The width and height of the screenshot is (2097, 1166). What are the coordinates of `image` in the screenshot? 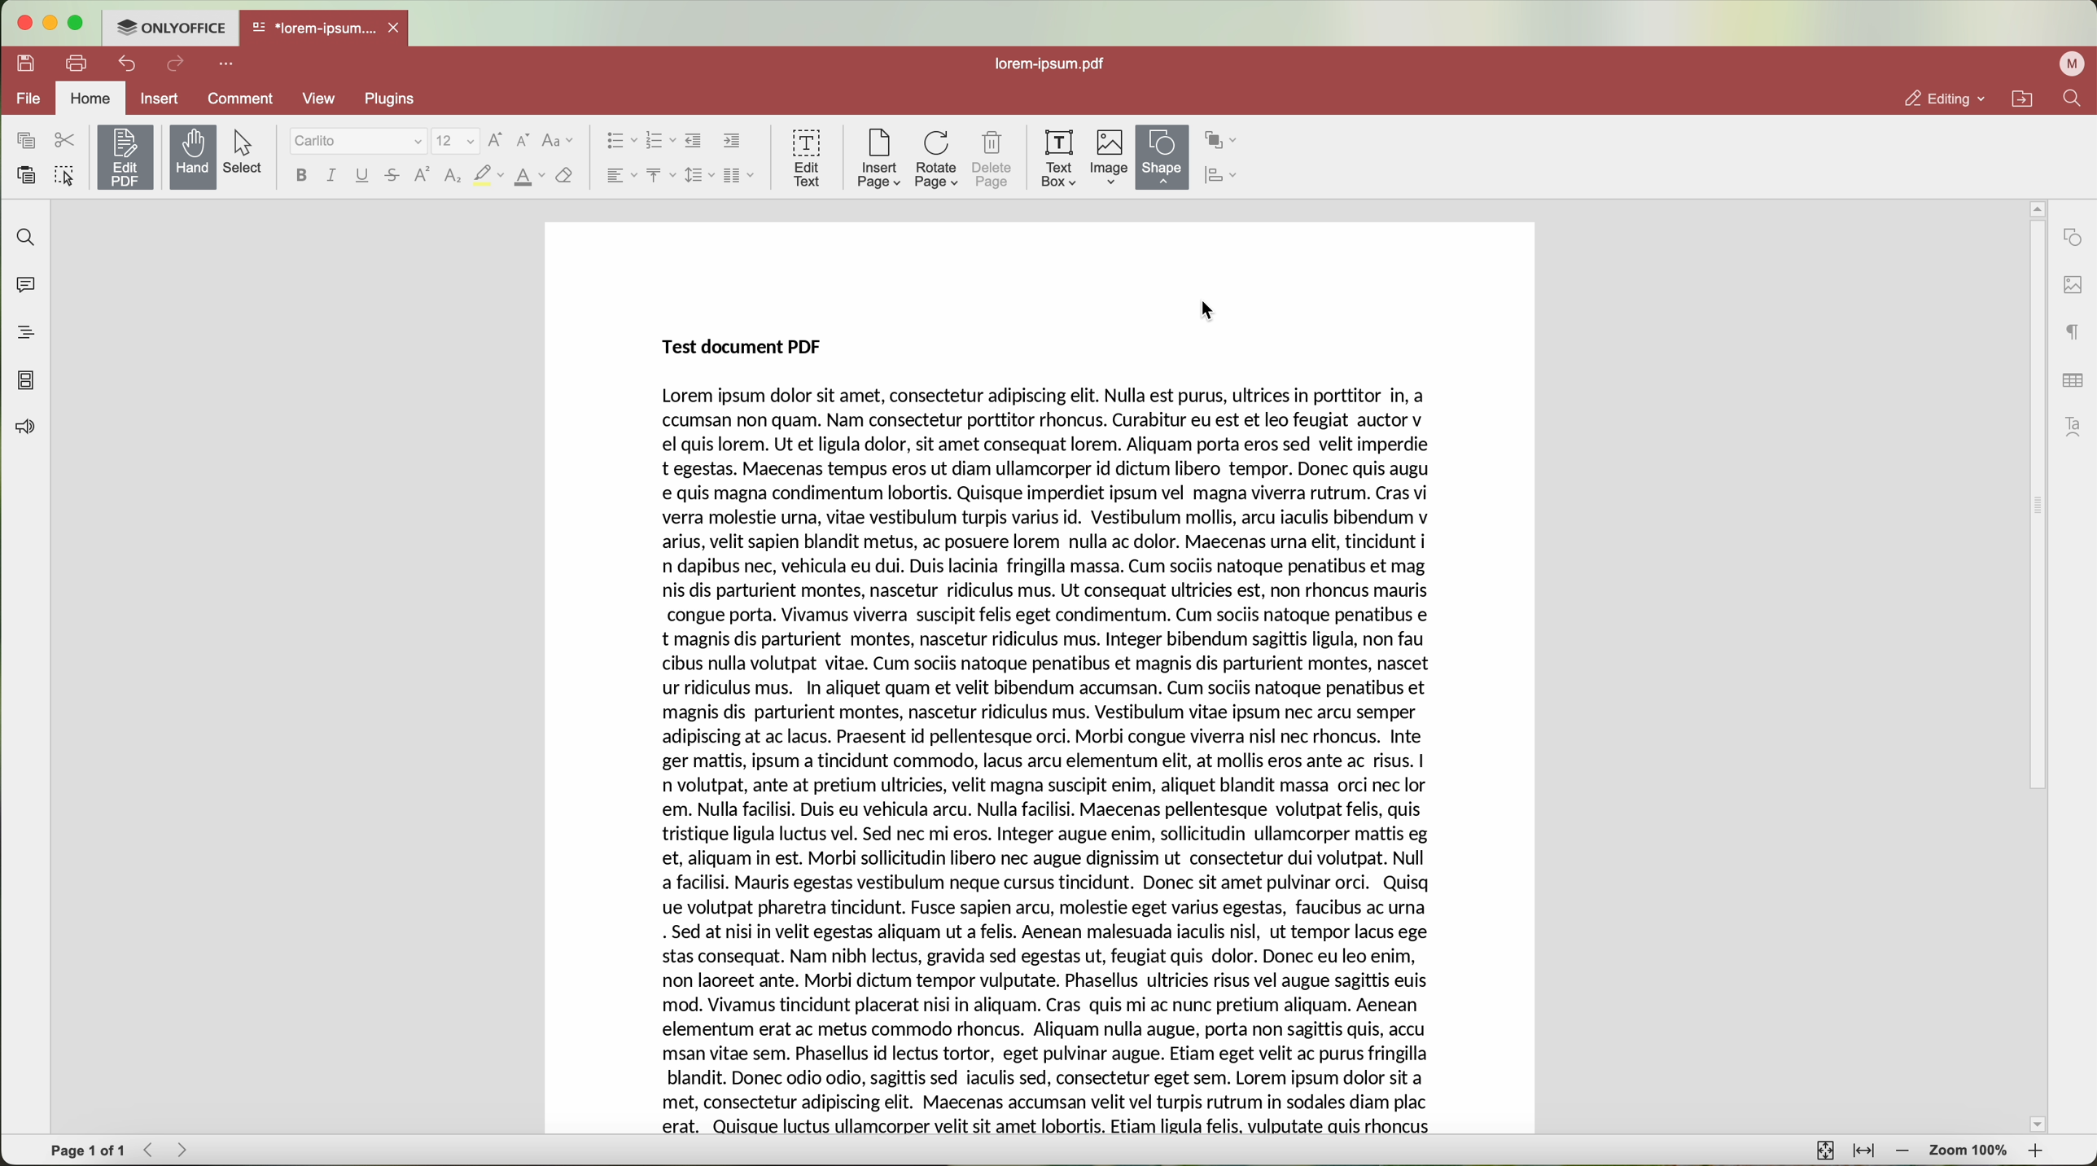 It's located at (1110, 158).